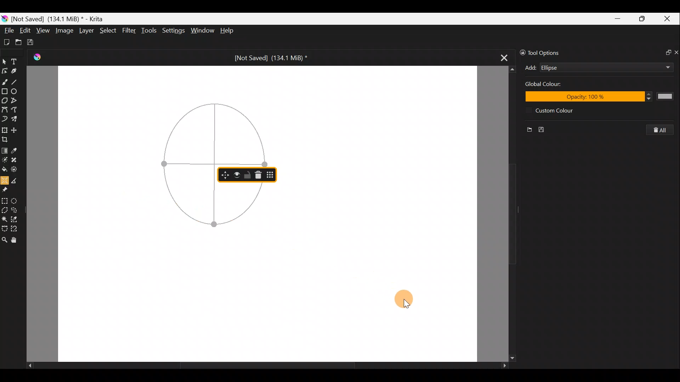  Describe the element at coordinates (17, 41) in the screenshot. I see `Open existing document` at that location.